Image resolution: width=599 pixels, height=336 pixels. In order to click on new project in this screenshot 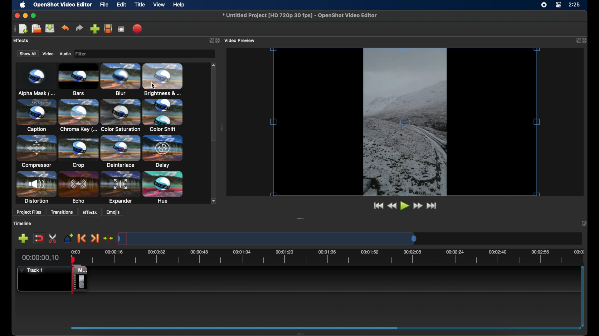, I will do `click(23, 28)`.